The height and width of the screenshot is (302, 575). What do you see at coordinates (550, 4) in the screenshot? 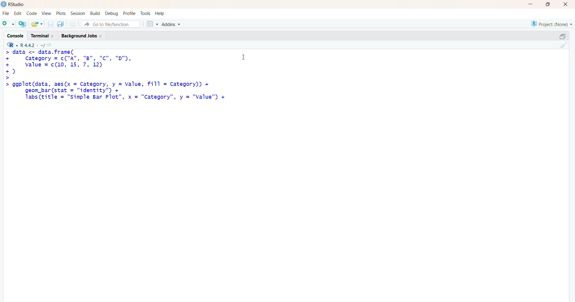
I see `maximize` at bounding box center [550, 4].